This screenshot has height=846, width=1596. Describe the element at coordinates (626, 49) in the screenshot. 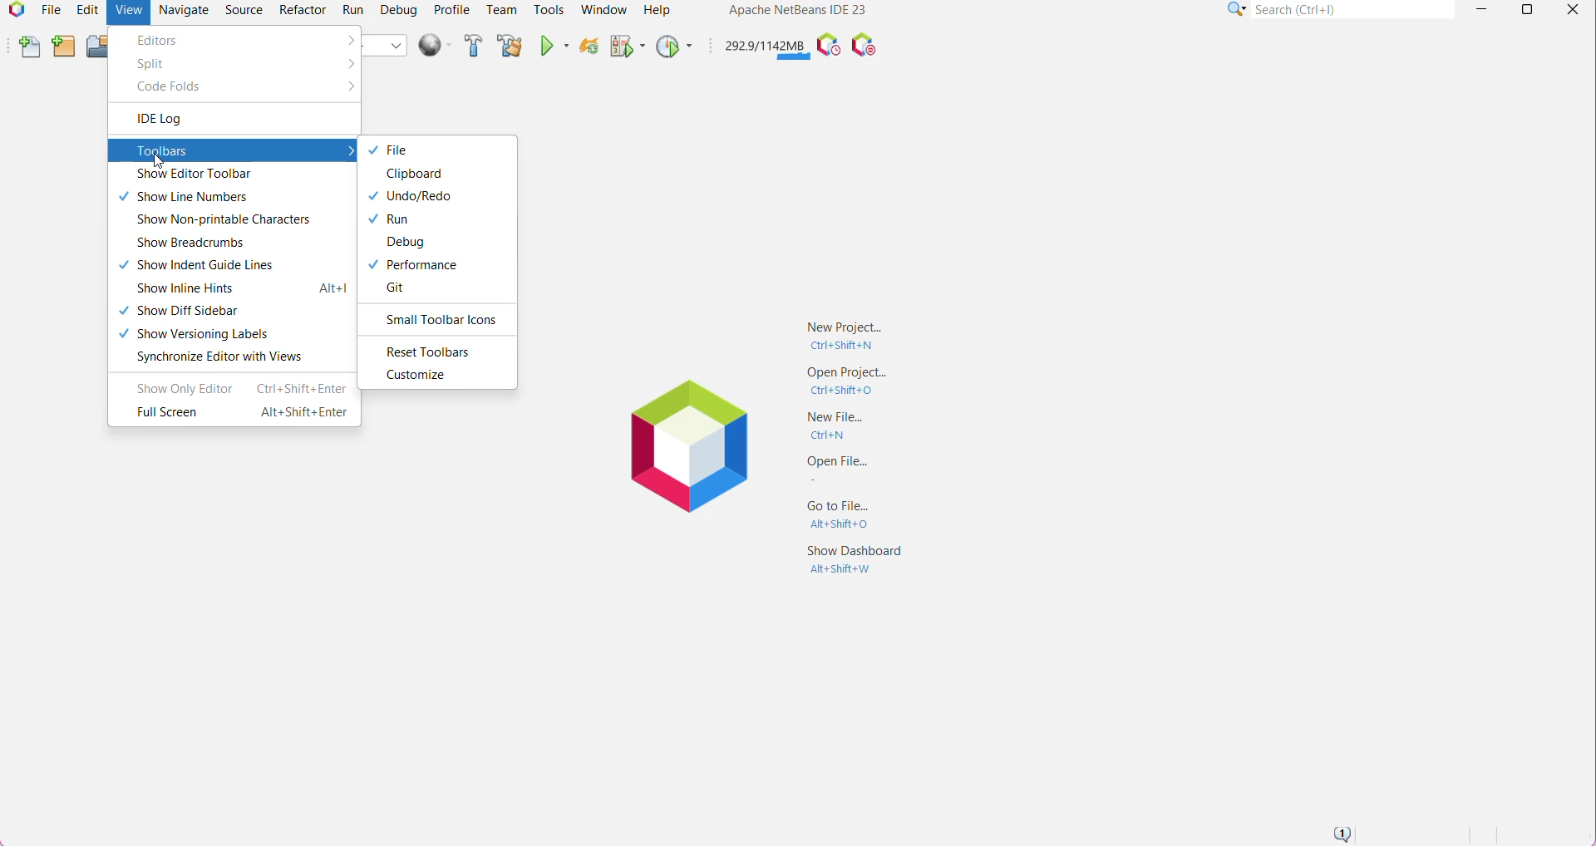

I see `Debug Main Project` at that location.